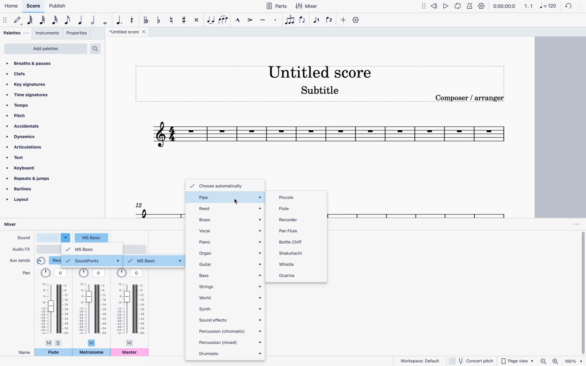 This screenshot has width=586, height=366. I want to click on pipe, so click(226, 197).